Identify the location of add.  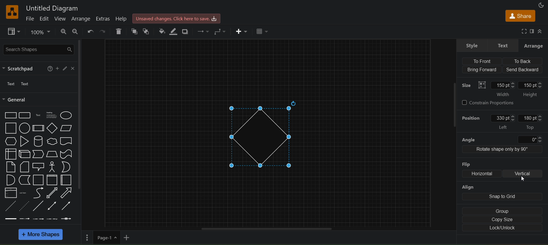
(128, 237).